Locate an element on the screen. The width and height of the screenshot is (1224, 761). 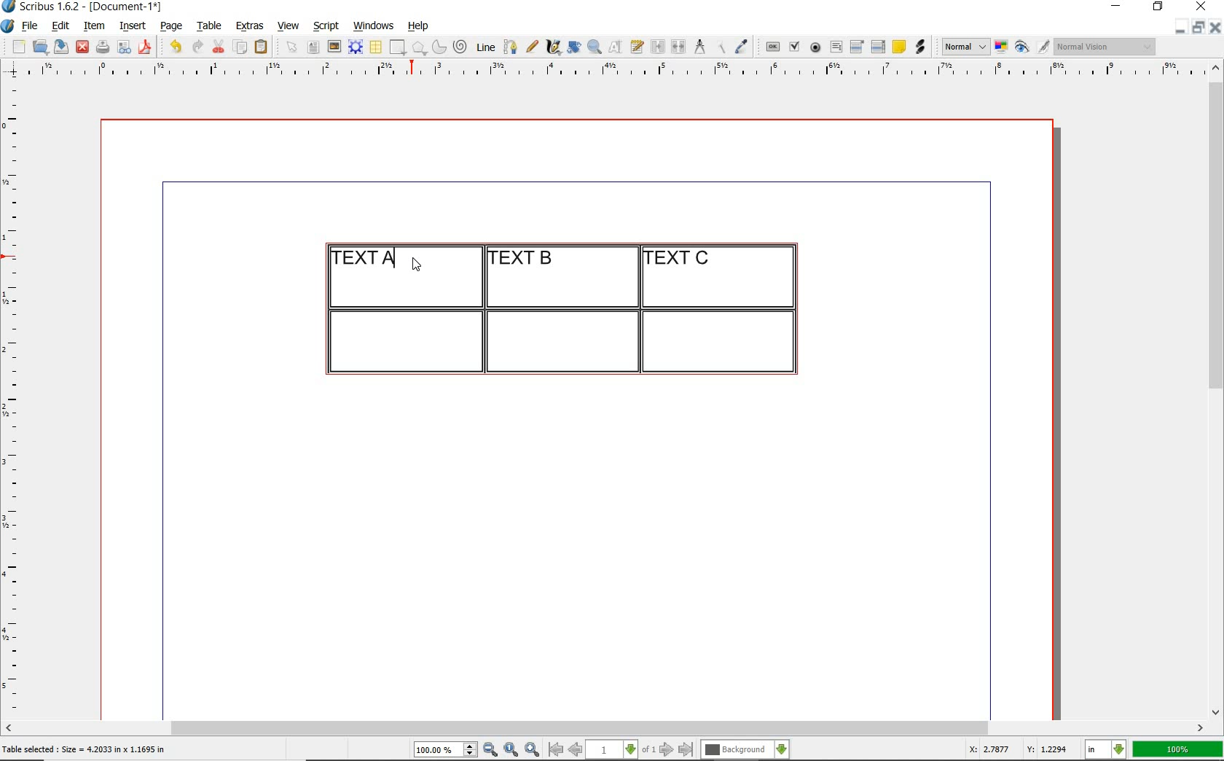
save is located at coordinates (59, 47).